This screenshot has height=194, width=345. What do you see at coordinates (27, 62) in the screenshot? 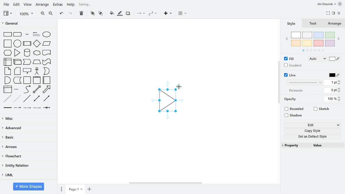
I see `step` at bounding box center [27, 62].